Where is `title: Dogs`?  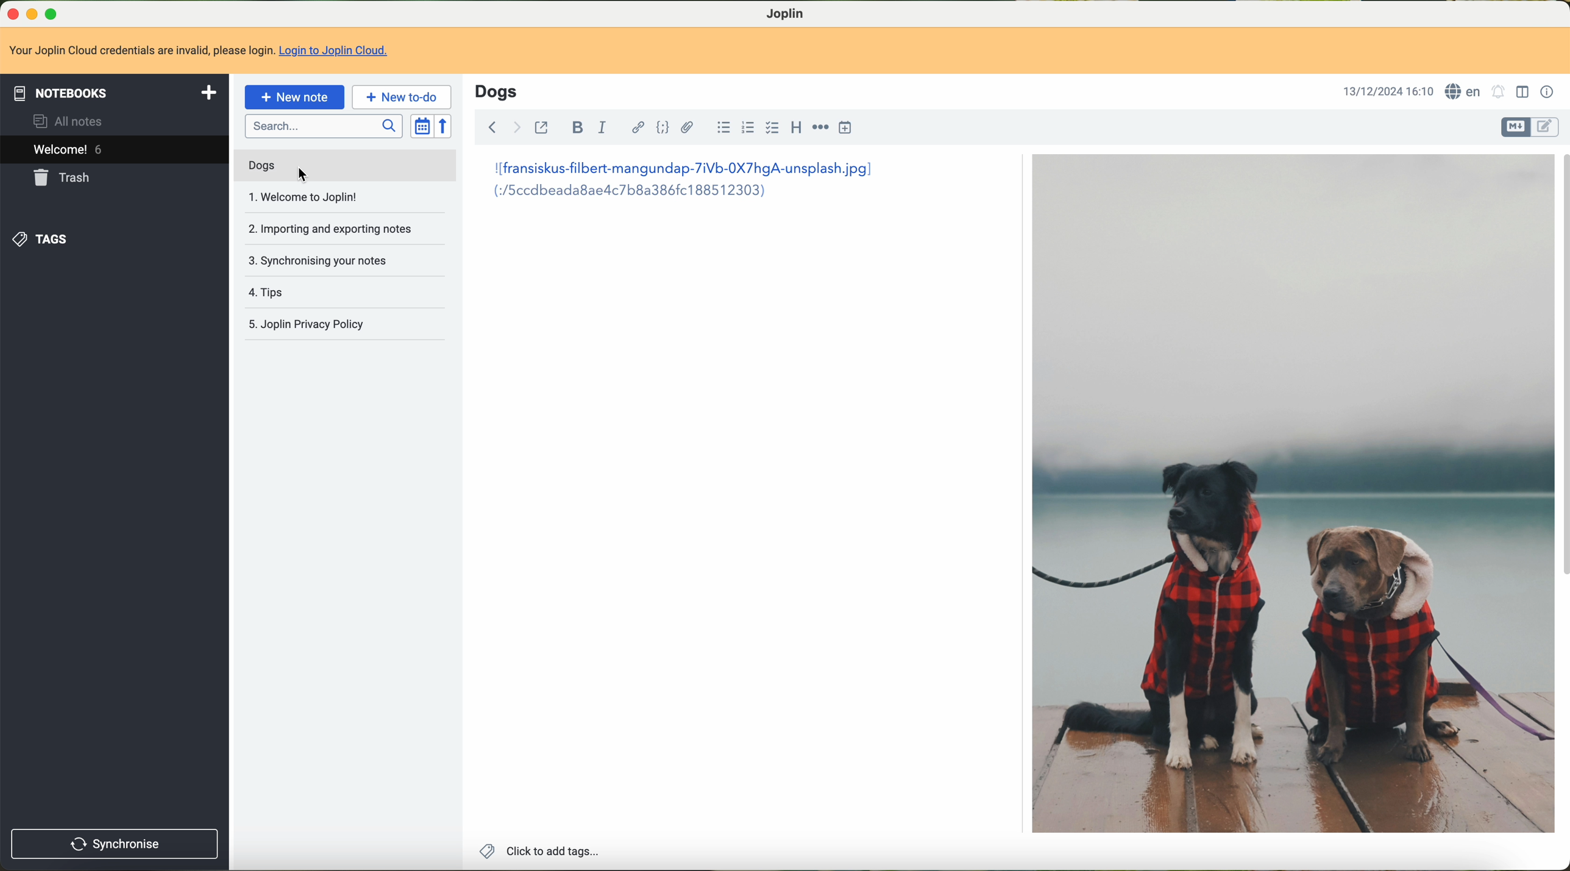 title: Dogs is located at coordinates (496, 91).